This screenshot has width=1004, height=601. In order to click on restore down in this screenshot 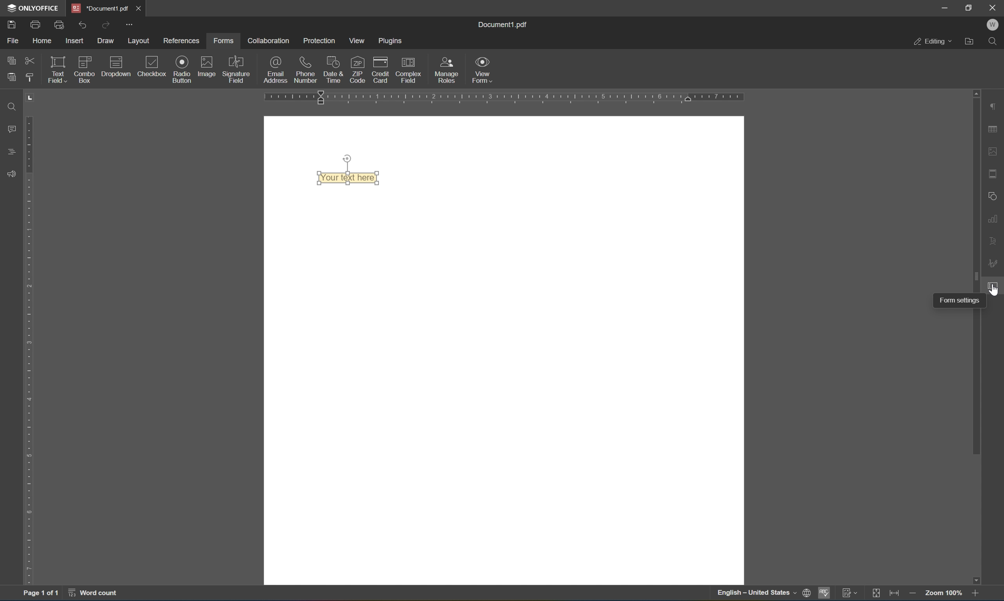, I will do `click(970, 7)`.